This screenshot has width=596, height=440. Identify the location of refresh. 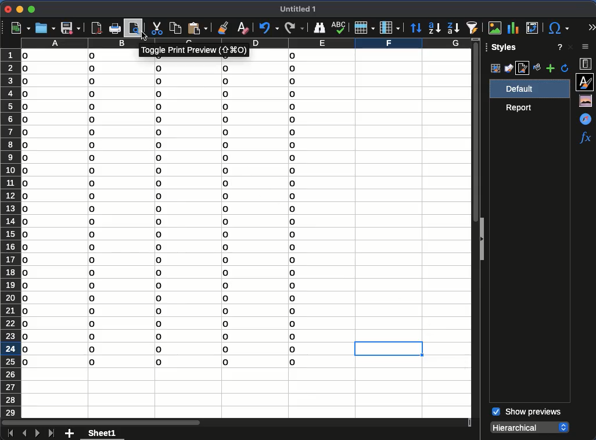
(565, 68).